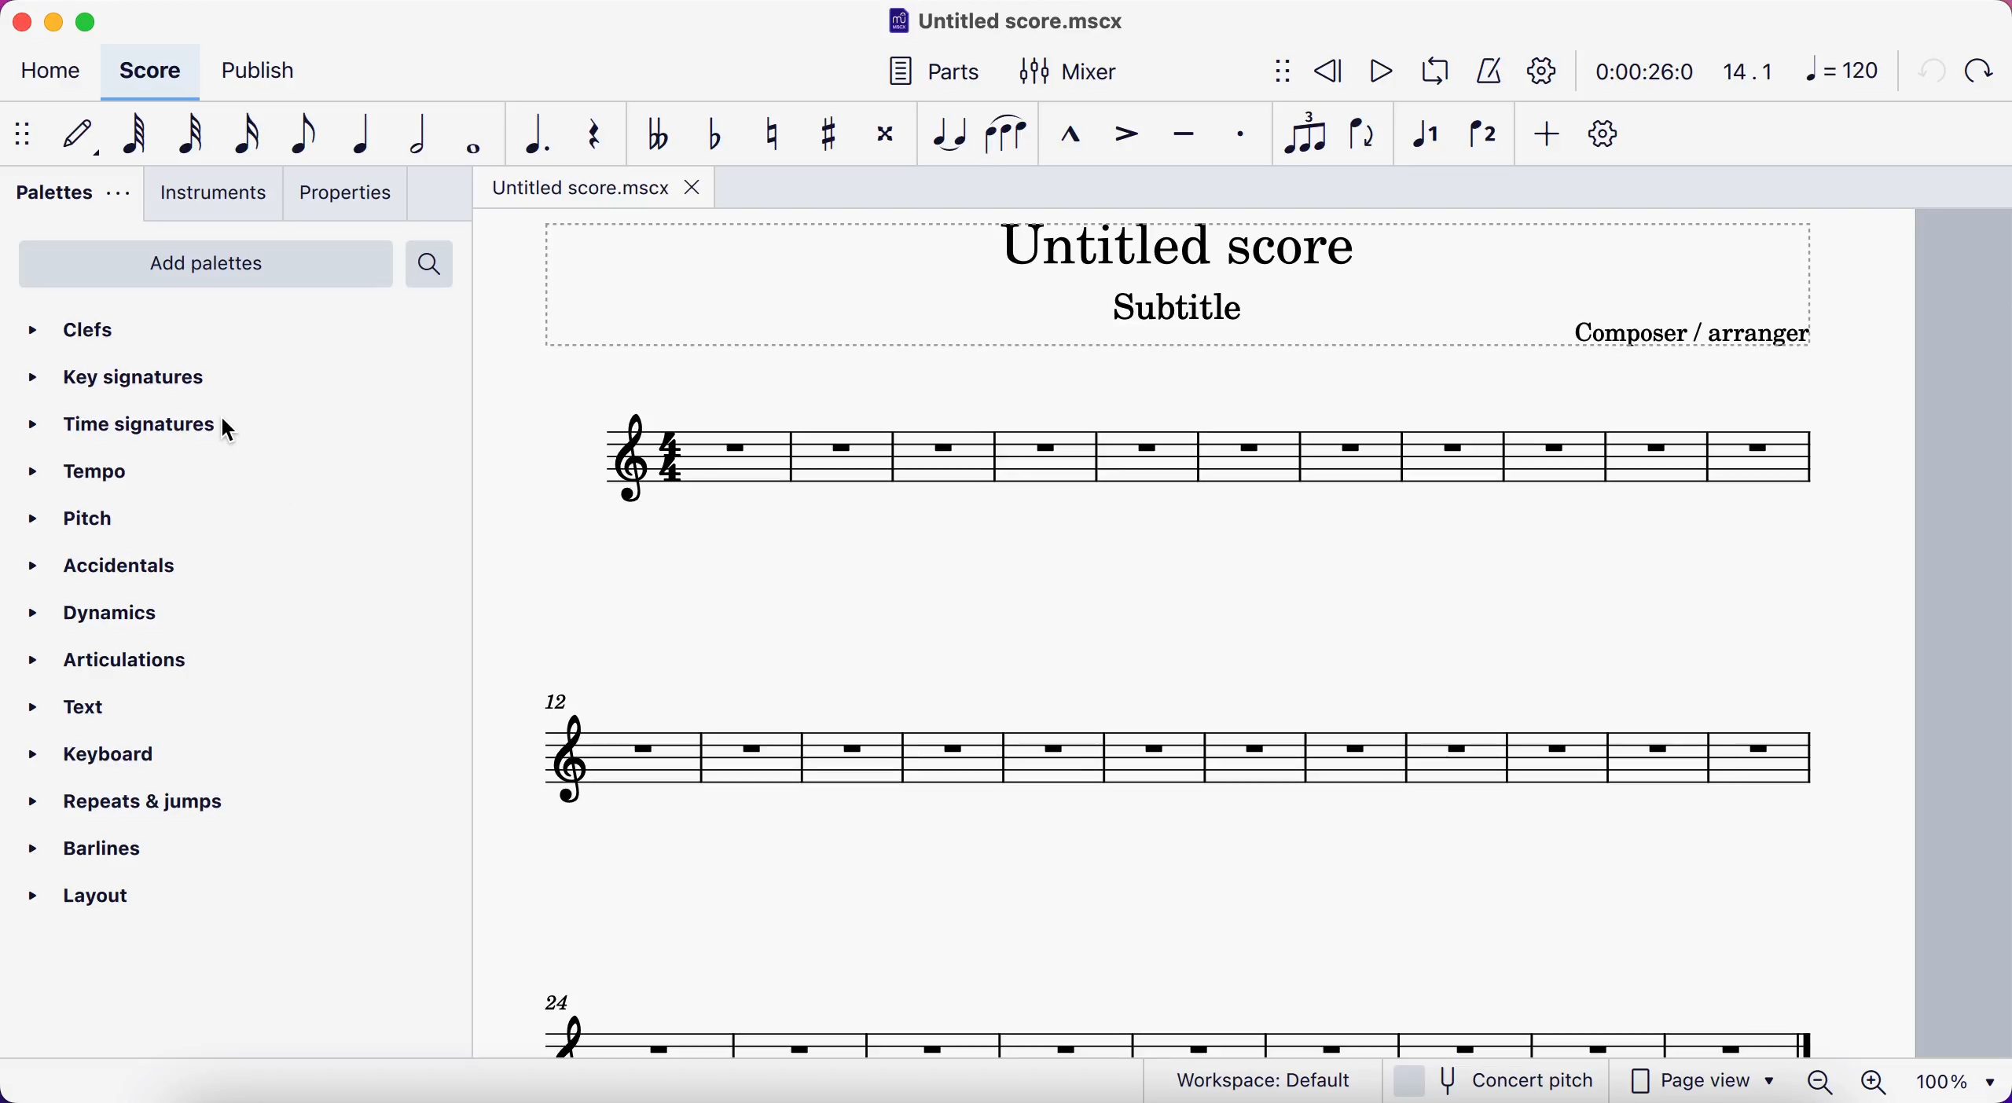 Image resolution: width=2012 pixels, height=1103 pixels. Describe the element at coordinates (146, 381) in the screenshot. I see `key signatures` at that location.